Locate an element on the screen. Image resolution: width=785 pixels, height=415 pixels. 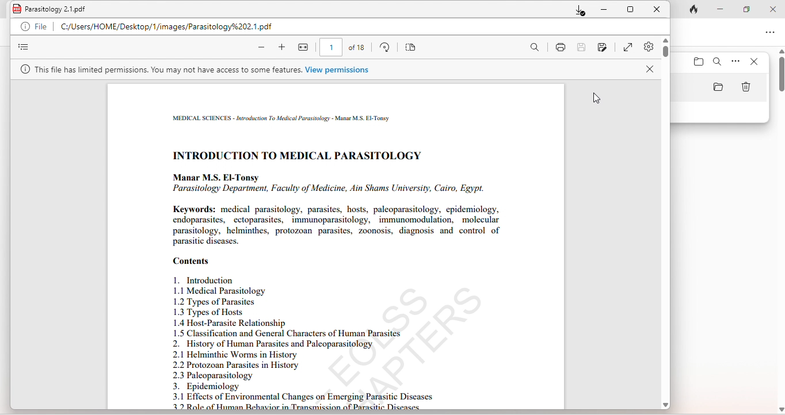
Contents

1. Introduction

1.1 Medical Parasitology

1.2 Types of Parasites

1.3 Types of Hosts

1.4 Host-Parasite Relationship

1.5 Classification and General Characters of Human Parasites
2.” History of Human Parasites and Paleoparasitology

2.1 Helminthic Worms in History

2.2 Protozoan Parasites in History

2.3 Paleoparasitology

3. Epidemiology

3.1 Effects of Environmental Changes osf EmergingiPatésitic Diseases is located at coordinates (313, 332).